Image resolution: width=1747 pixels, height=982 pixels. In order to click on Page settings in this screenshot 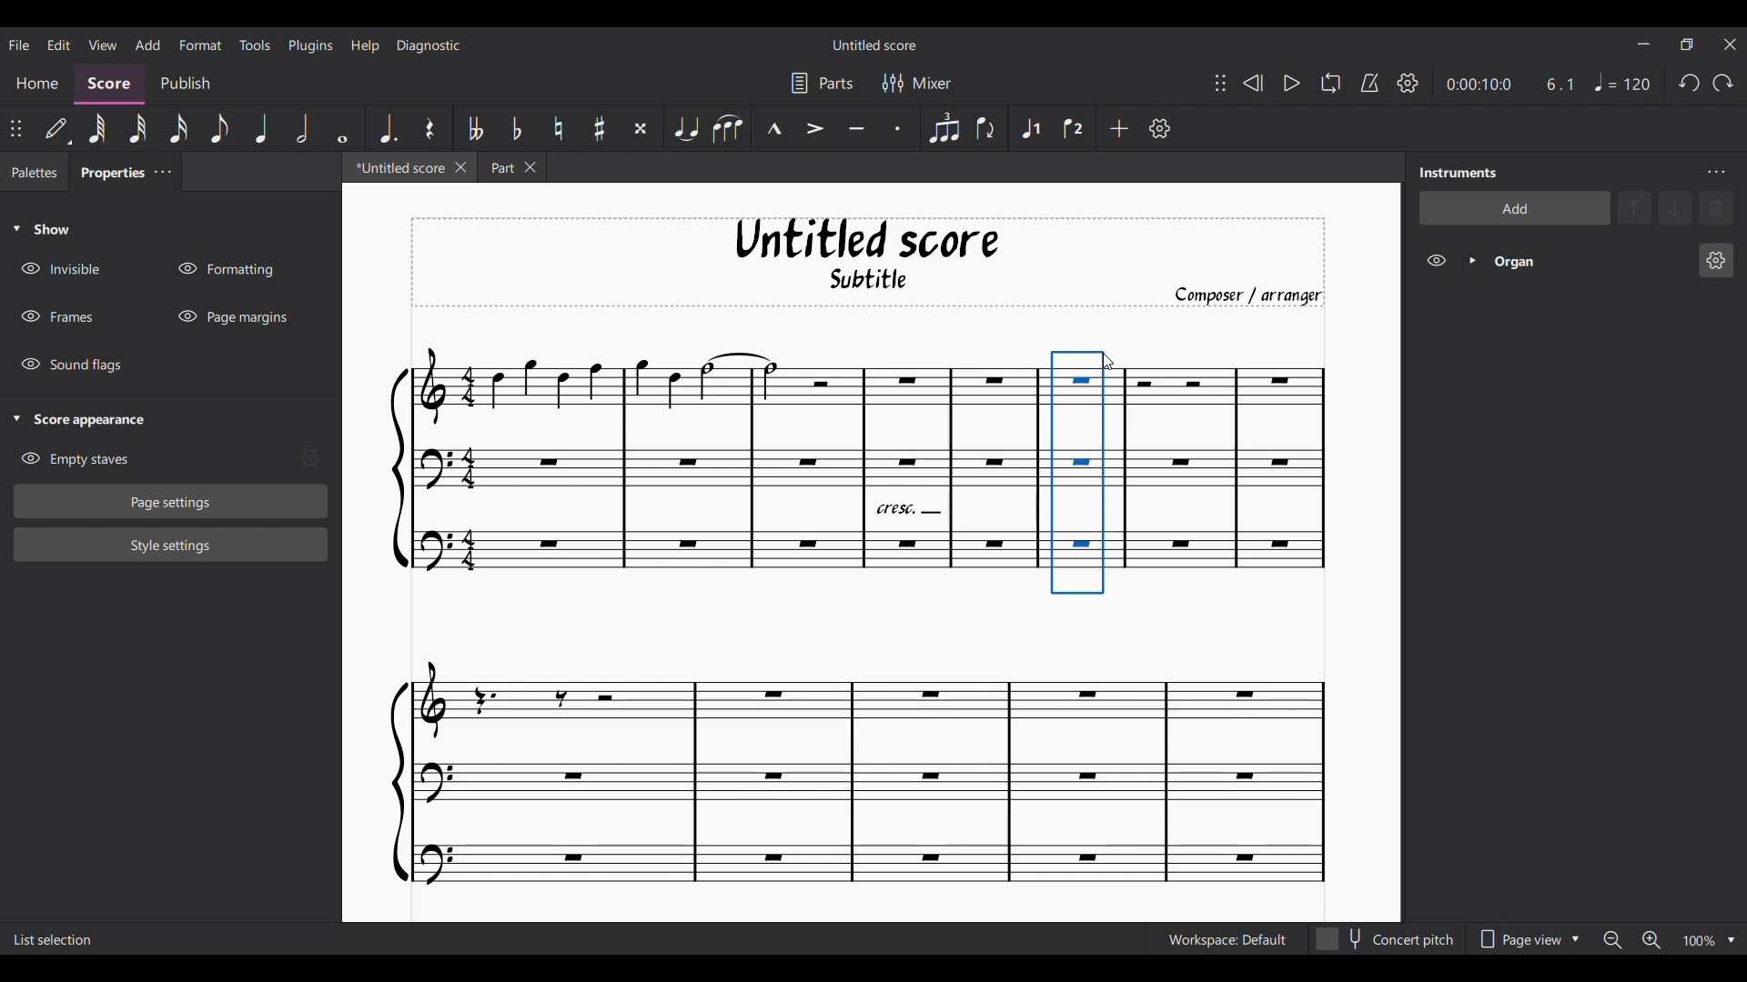, I will do `click(171, 502)`.